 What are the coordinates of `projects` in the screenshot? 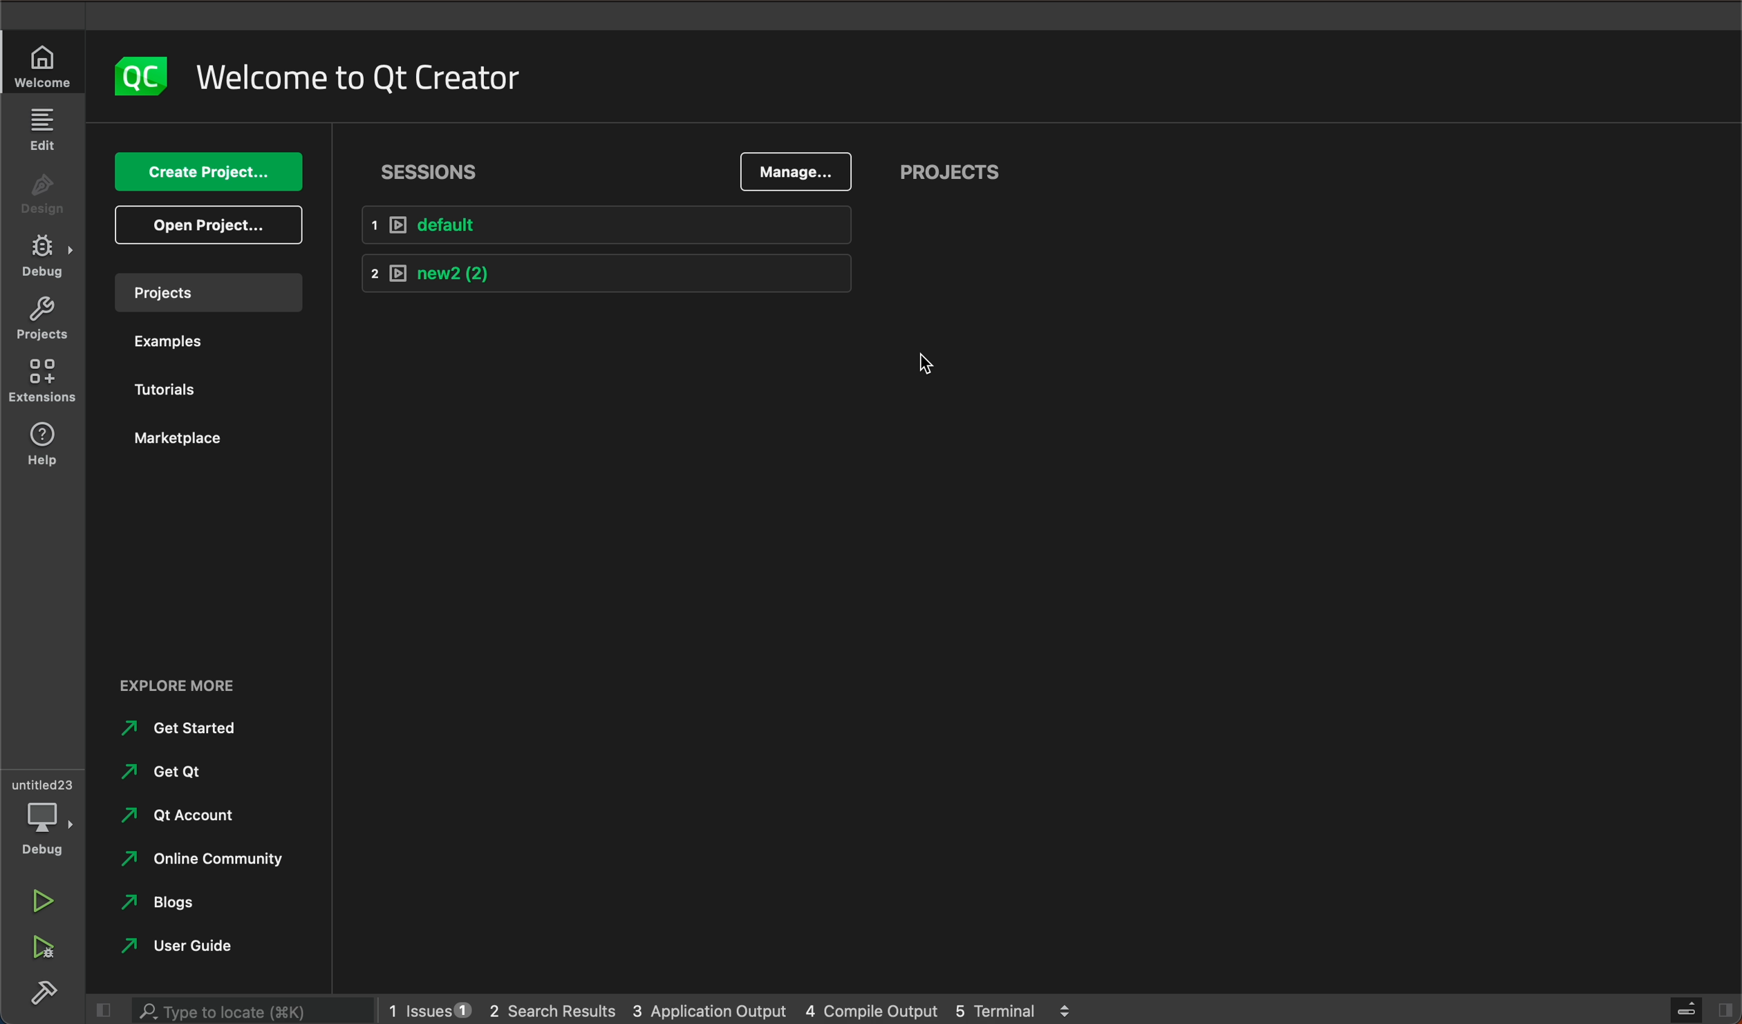 It's located at (43, 320).